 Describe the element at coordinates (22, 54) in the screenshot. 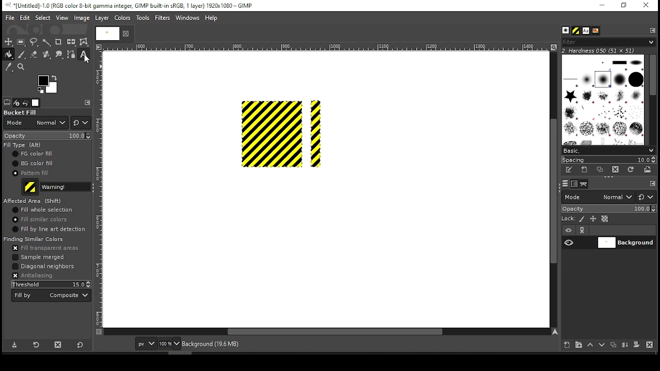

I see `paint brush tool` at that location.